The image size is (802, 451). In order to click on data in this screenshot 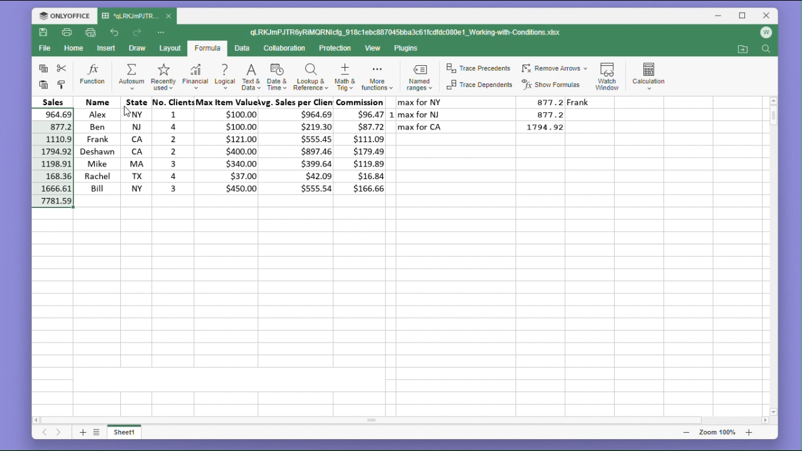, I will do `click(244, 48)`.